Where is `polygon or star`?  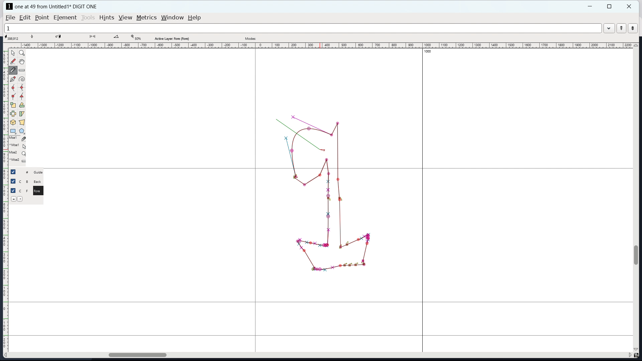 polygon or star is located at coordinates (21, 131).